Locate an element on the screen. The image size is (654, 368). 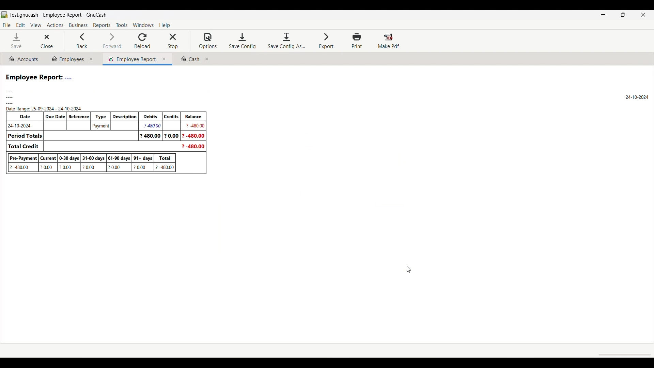
Cursor position unchanged is located at coordinates (409, 270).